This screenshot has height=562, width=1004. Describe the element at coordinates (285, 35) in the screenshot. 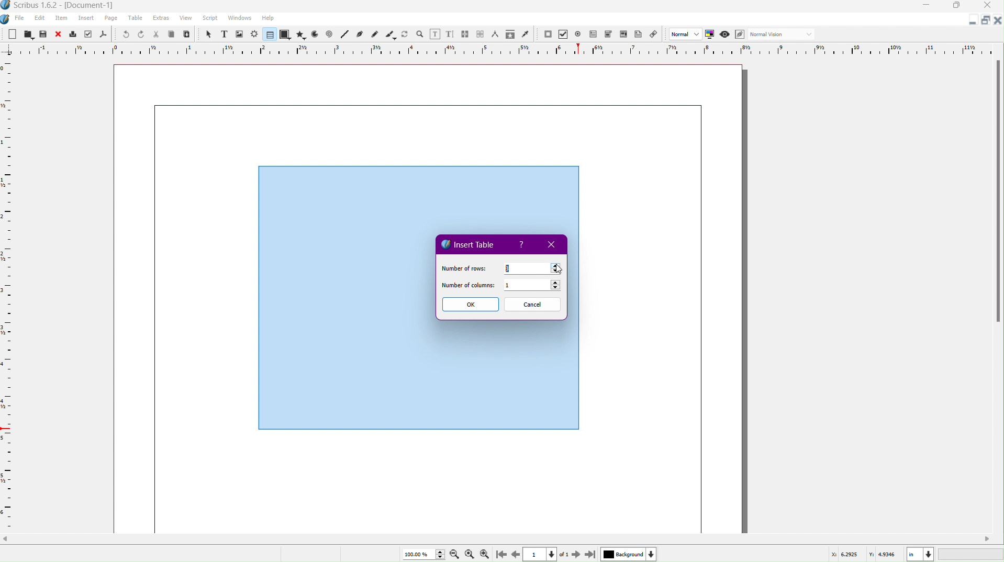

I see `Shape` at that location.